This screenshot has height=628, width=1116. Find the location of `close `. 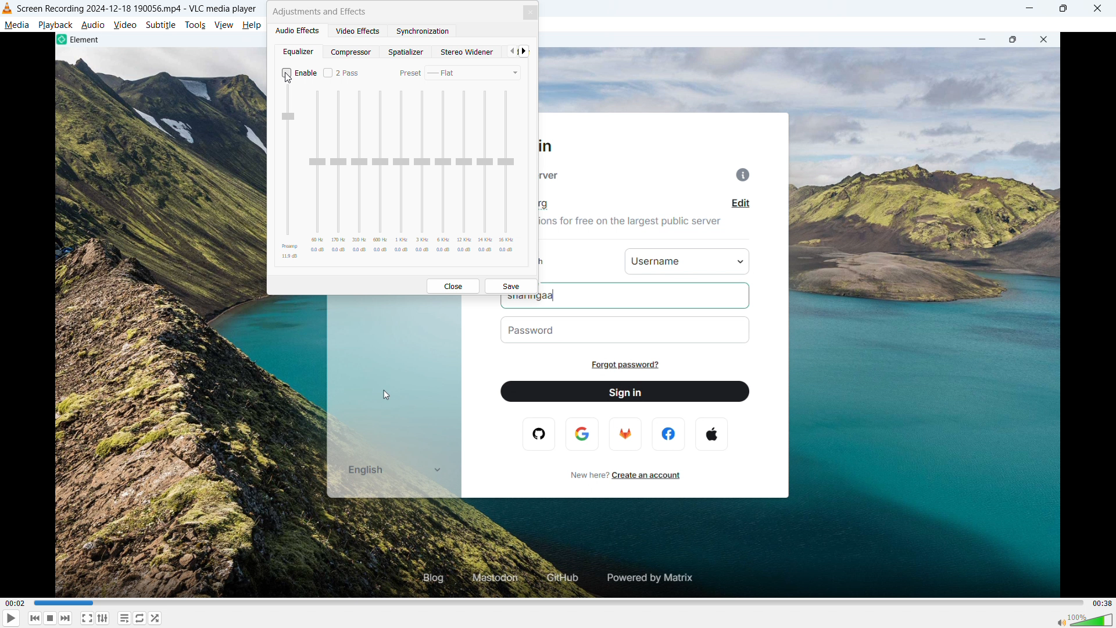

close  is located at coordinates (1098, 9).